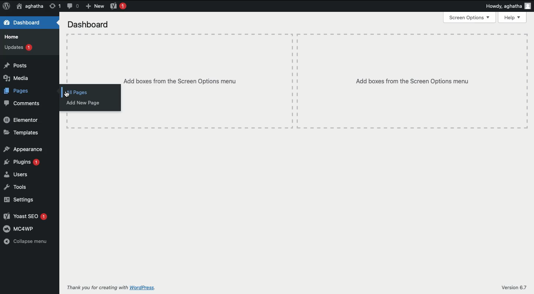 The height and width of the screenshot is (294, 534). Describe the element at coordinates (95, 6) in the screenshot. I see `New` at that location.